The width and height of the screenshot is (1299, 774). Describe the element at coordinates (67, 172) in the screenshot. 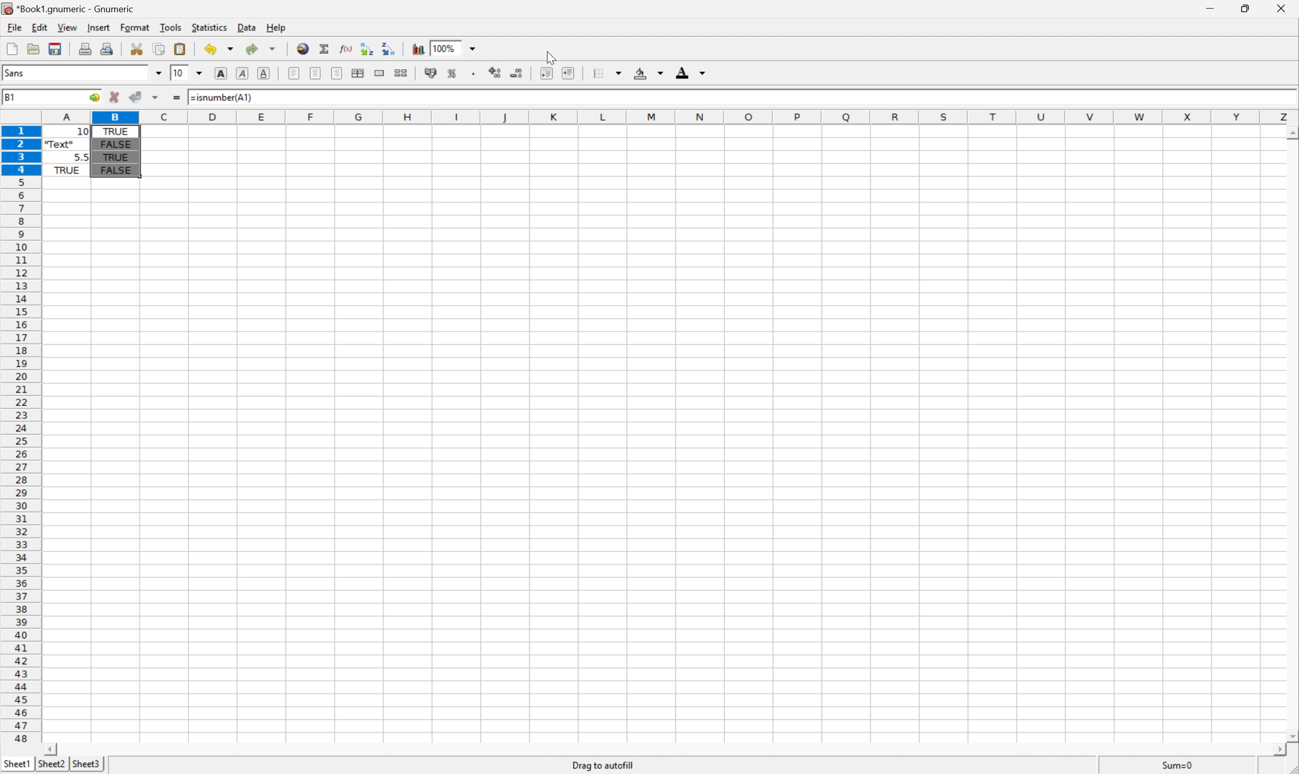

I see `TRUE` at that location.